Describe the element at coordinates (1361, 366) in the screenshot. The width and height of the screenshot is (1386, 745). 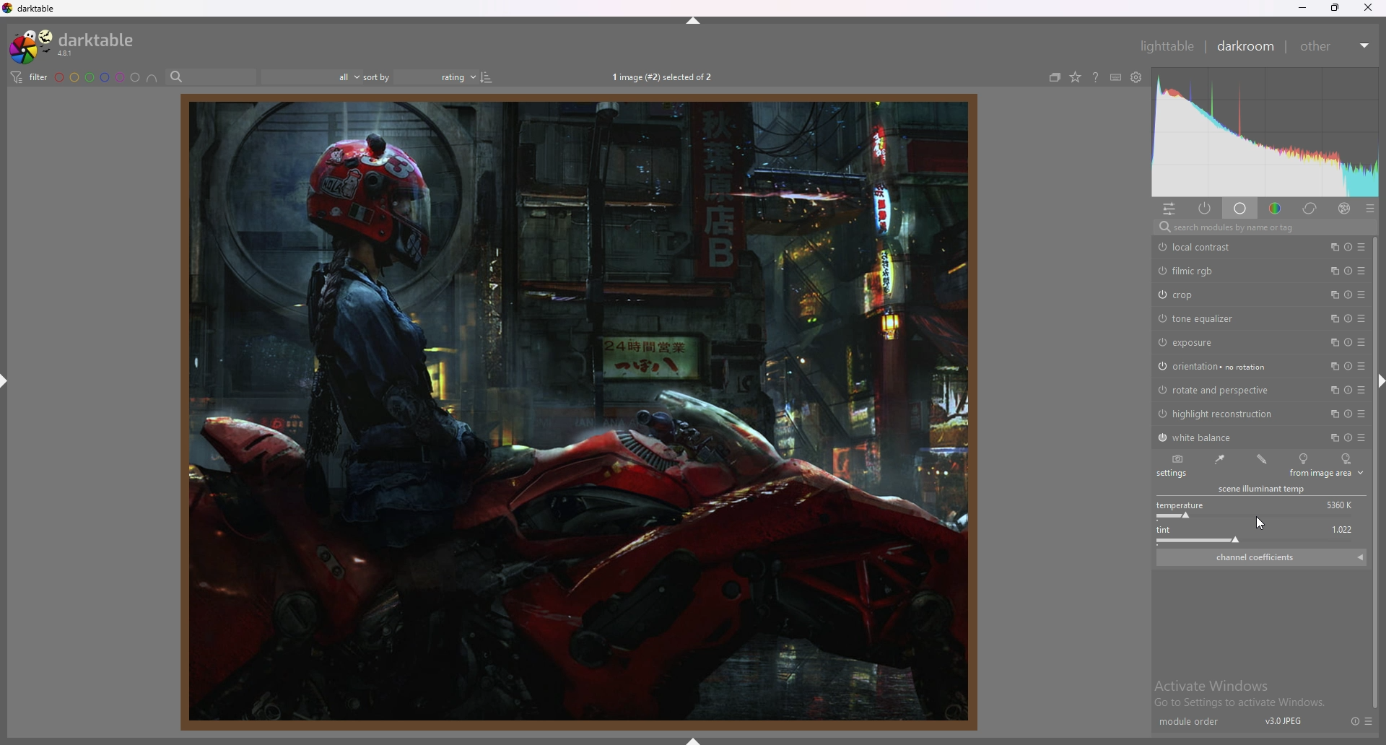
I see `presets` at that location.